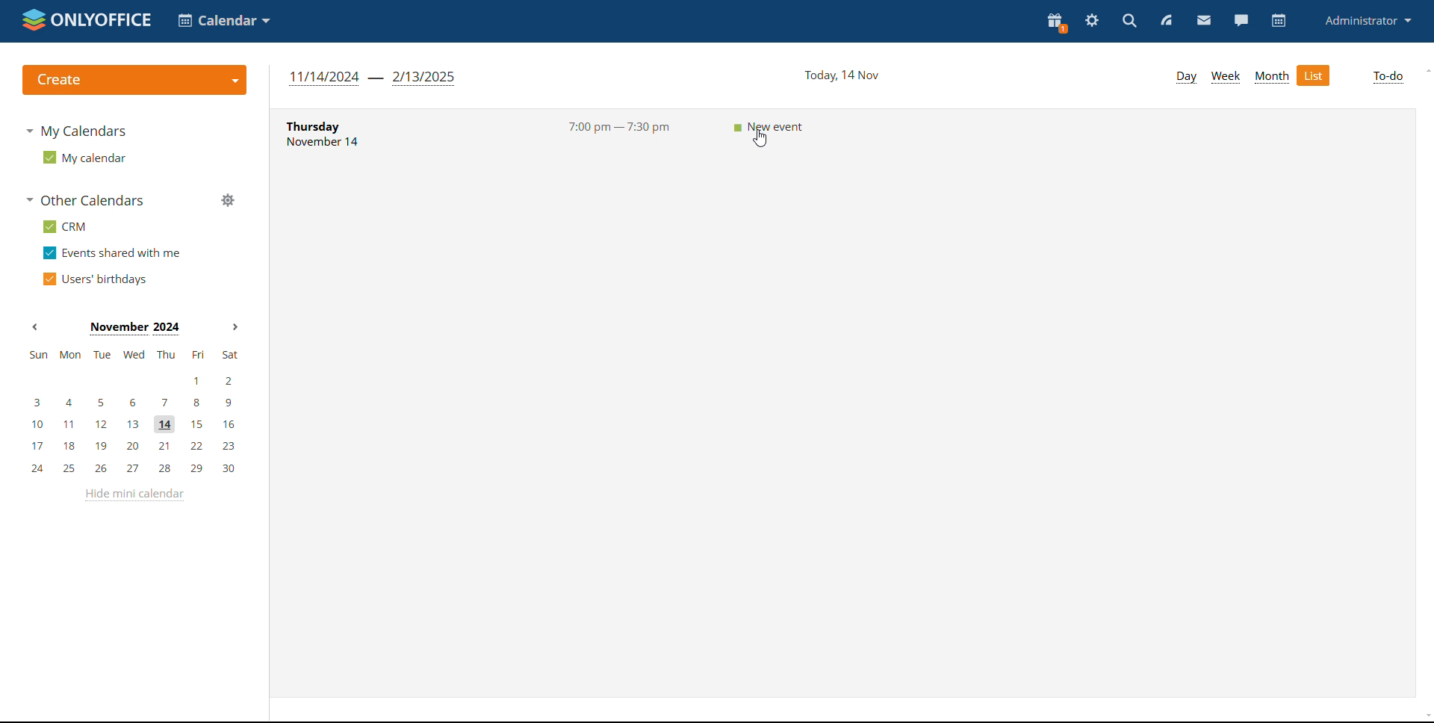 The width and height of the screenshot is (1434, 723). Describe the element at coordinates (1226, 76) in the screenshot. I see `week view` at that location.